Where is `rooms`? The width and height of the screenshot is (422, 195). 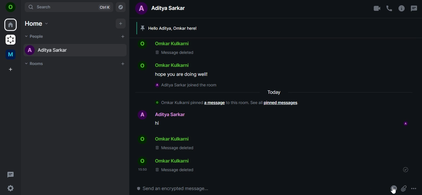 rooms is located at coordinates (36, 64).